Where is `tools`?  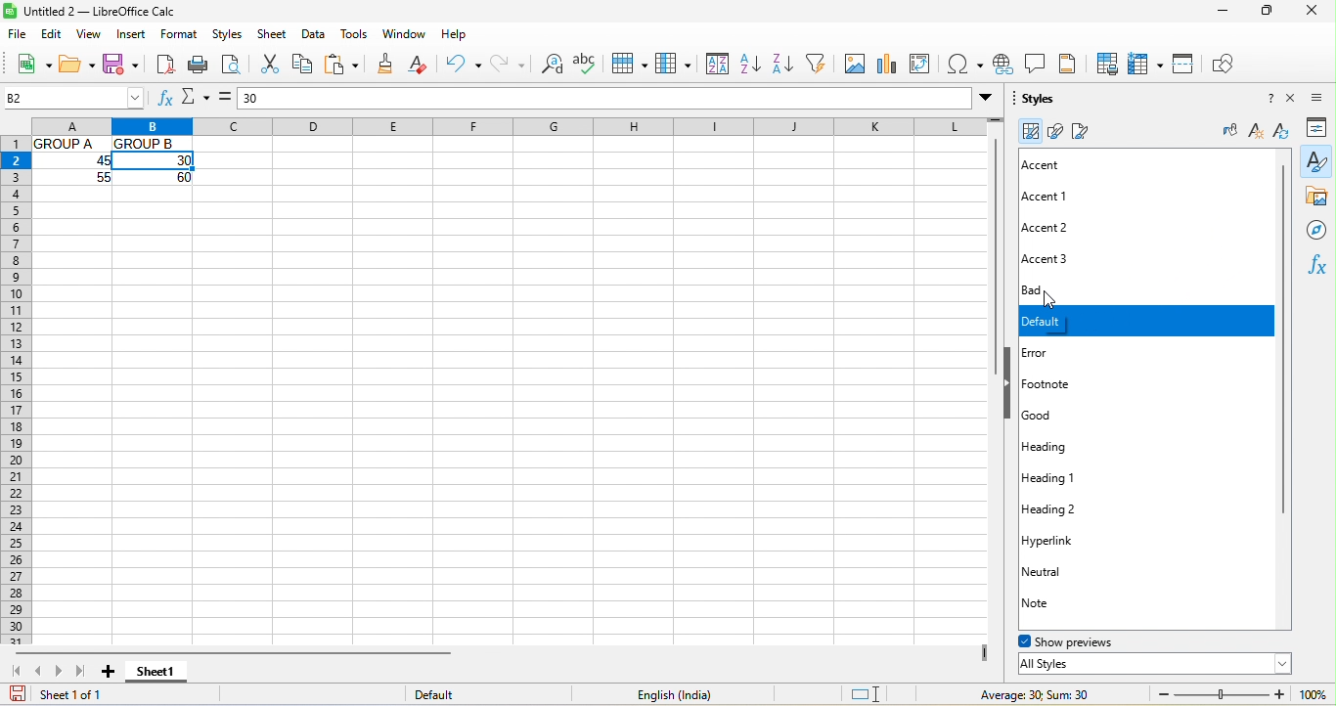 tools is located at coordinates (357, 34).